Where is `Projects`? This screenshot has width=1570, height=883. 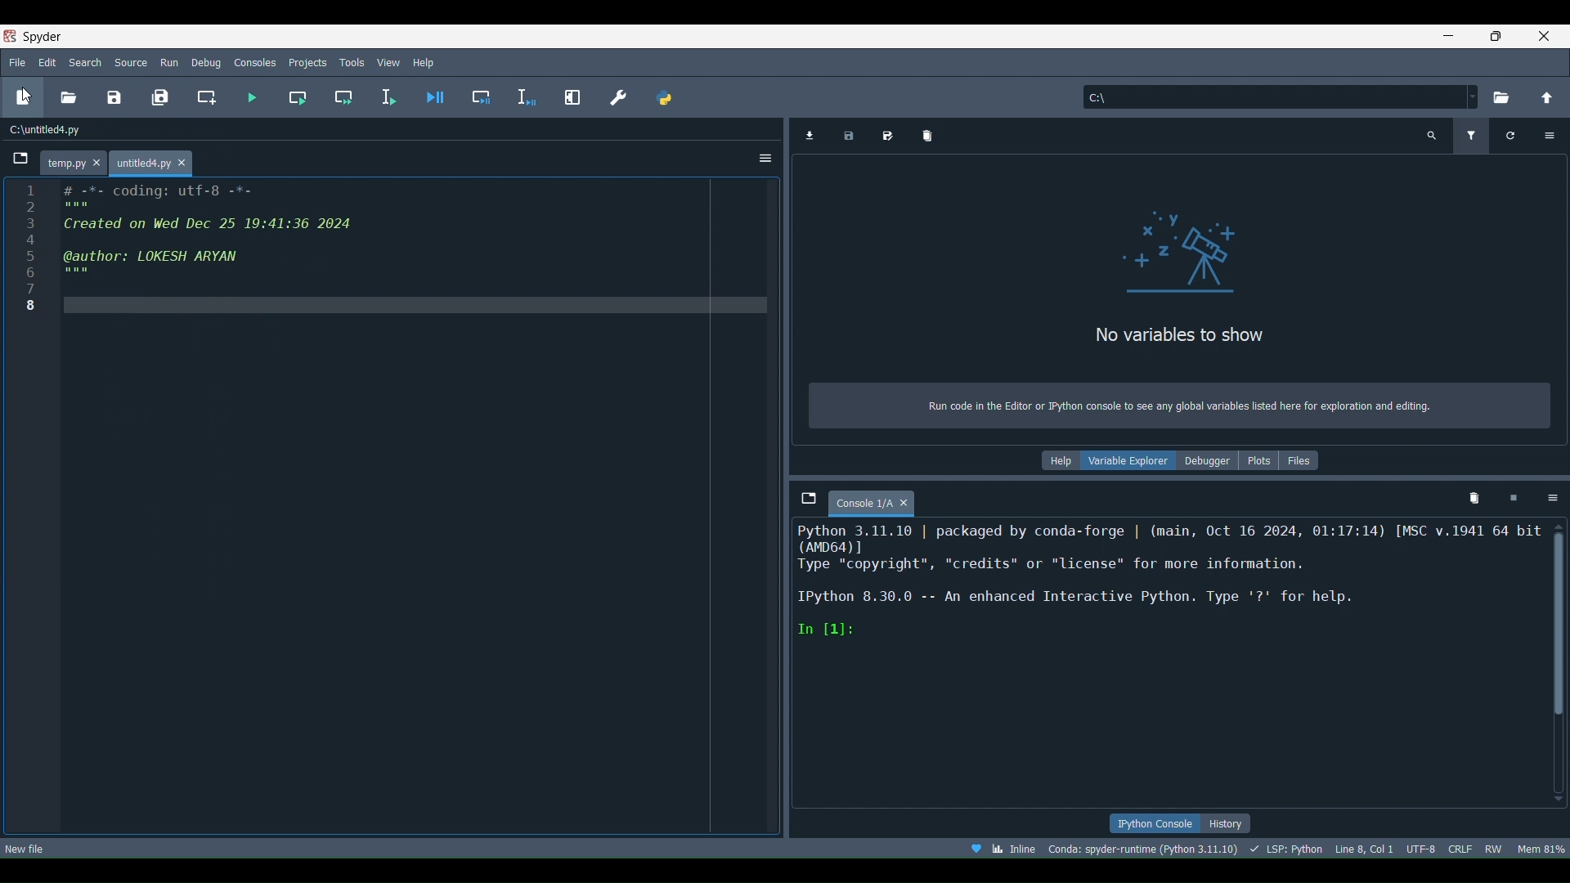
Projects is located at coordinates (308, 60).